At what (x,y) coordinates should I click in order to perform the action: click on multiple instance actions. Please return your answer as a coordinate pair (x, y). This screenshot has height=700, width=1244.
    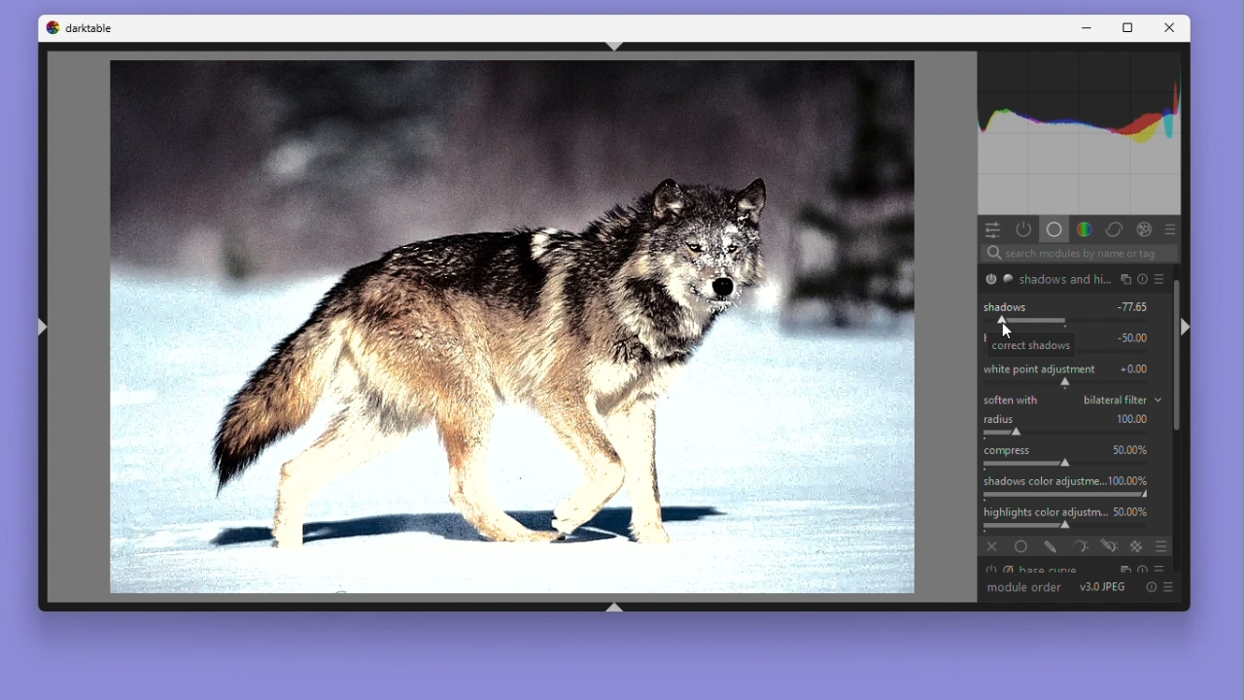
    Looking at the image, I should click on (1124, 280).